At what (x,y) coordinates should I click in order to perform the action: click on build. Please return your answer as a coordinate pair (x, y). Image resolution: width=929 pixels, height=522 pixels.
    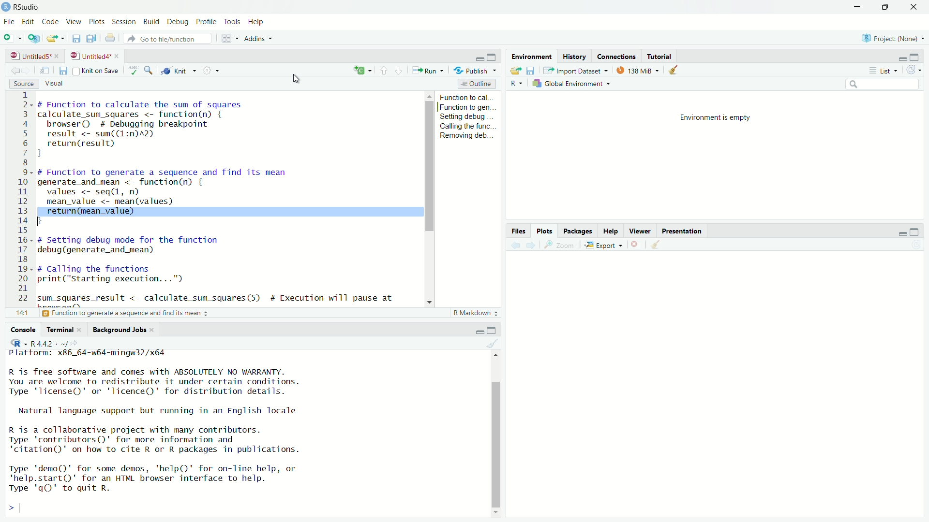
    Looking at the image, I should click on (152, 21).